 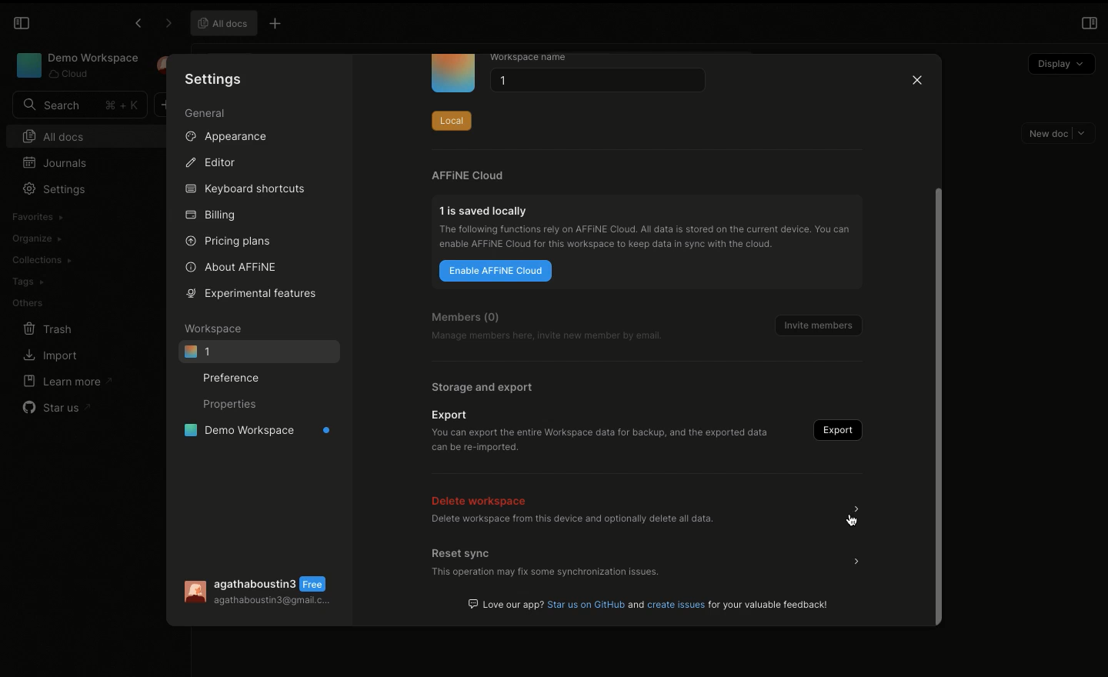 What do you see at coordinates (916, 82) in the screenshot?
I see `Close` at bounding box center [916, 82].